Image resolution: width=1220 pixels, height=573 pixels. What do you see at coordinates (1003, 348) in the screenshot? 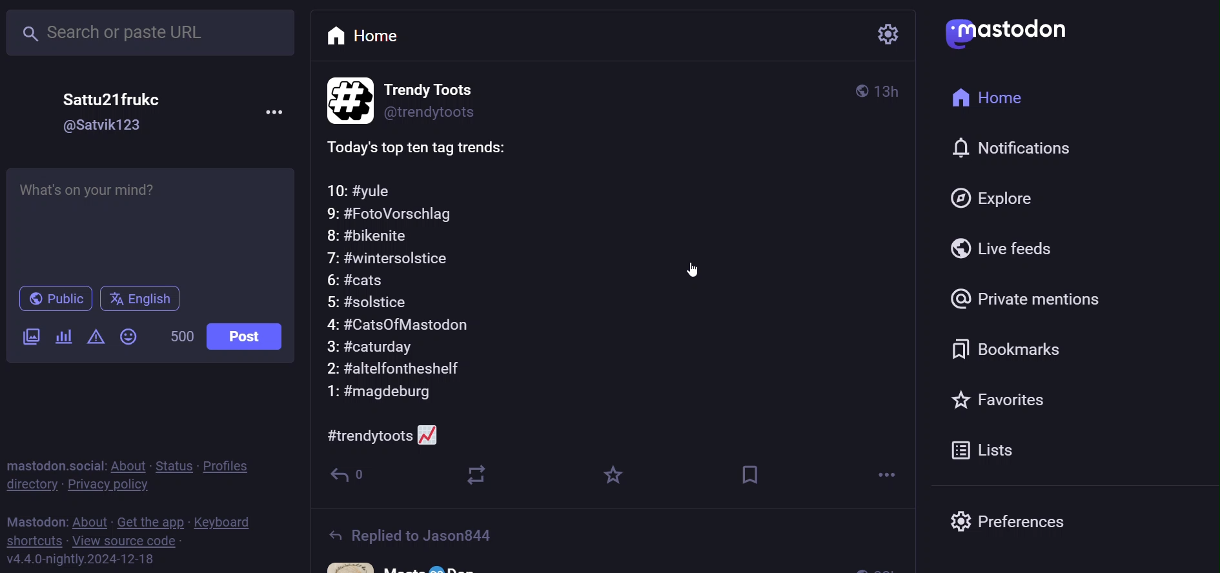
I see `bookmarks` at bounding box center [1003, 348].